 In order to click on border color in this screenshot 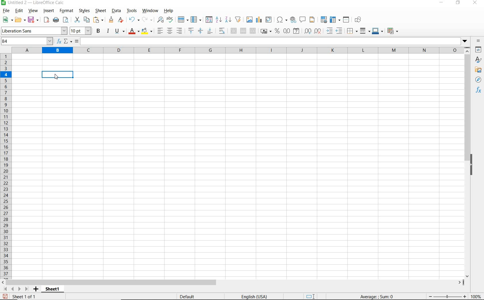, I will do `click(378, 31)`.